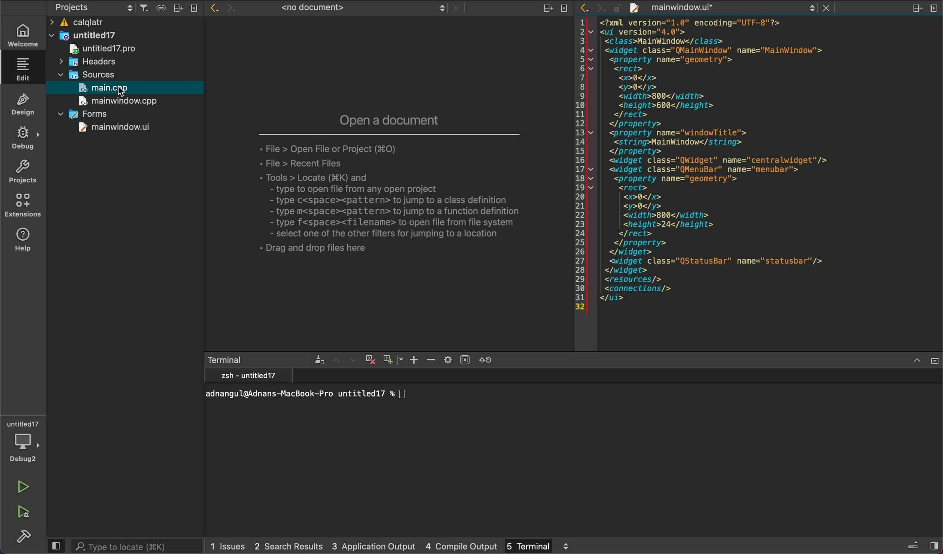 Image resolution: width=943 pixels, height=554 pixels. What do you see at coordinates (194, 8) in the screenshot?
I see `close` at bounding box center [194, 8].